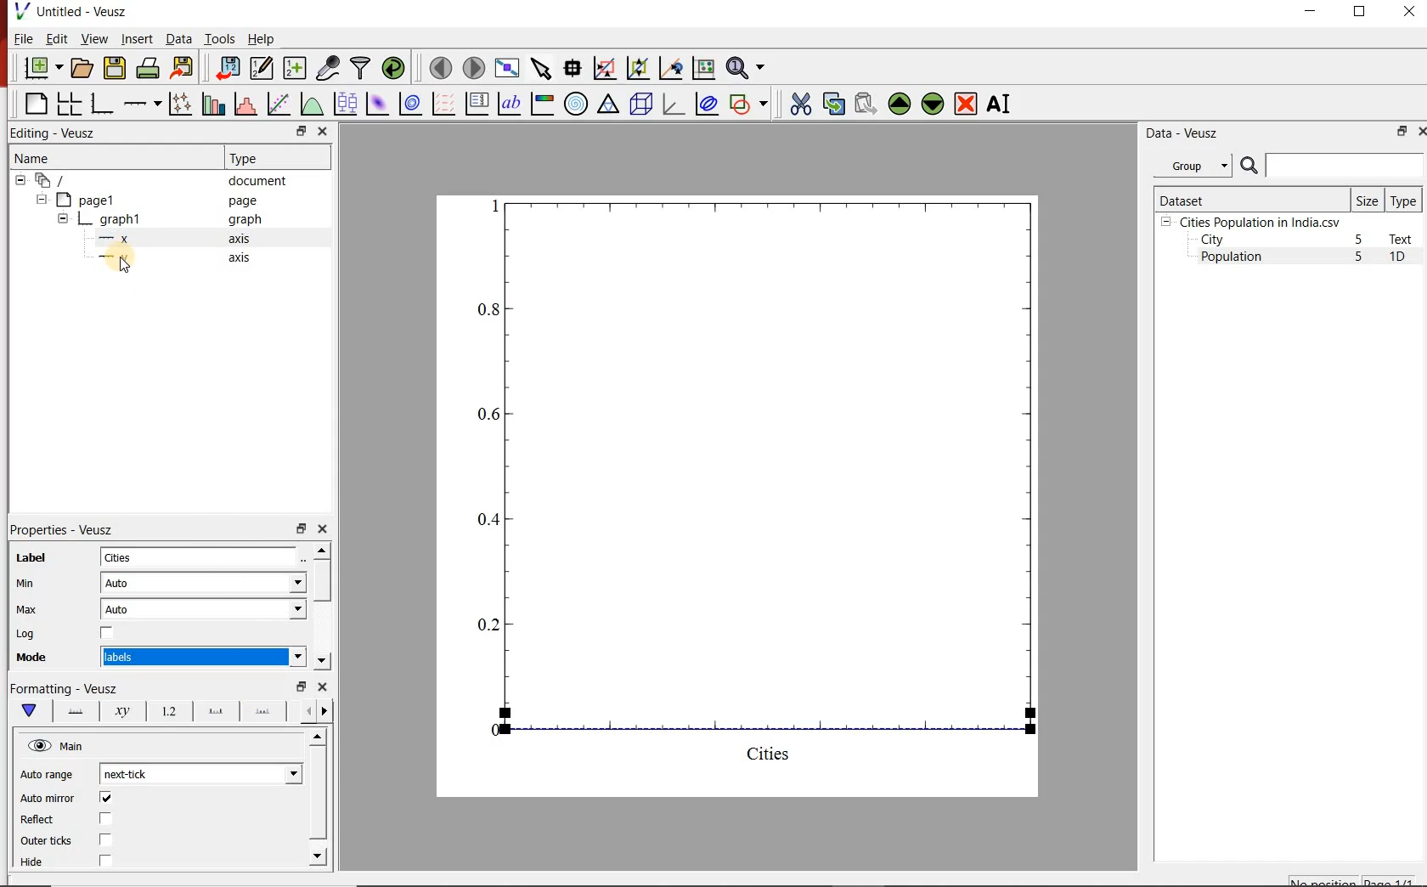 Image resolution: width=1427 pixels, height=887 pixels. What do you see at coordinates (42, 819) in the screenshot?
I see `Reflect` at bounding box center [42, 819].